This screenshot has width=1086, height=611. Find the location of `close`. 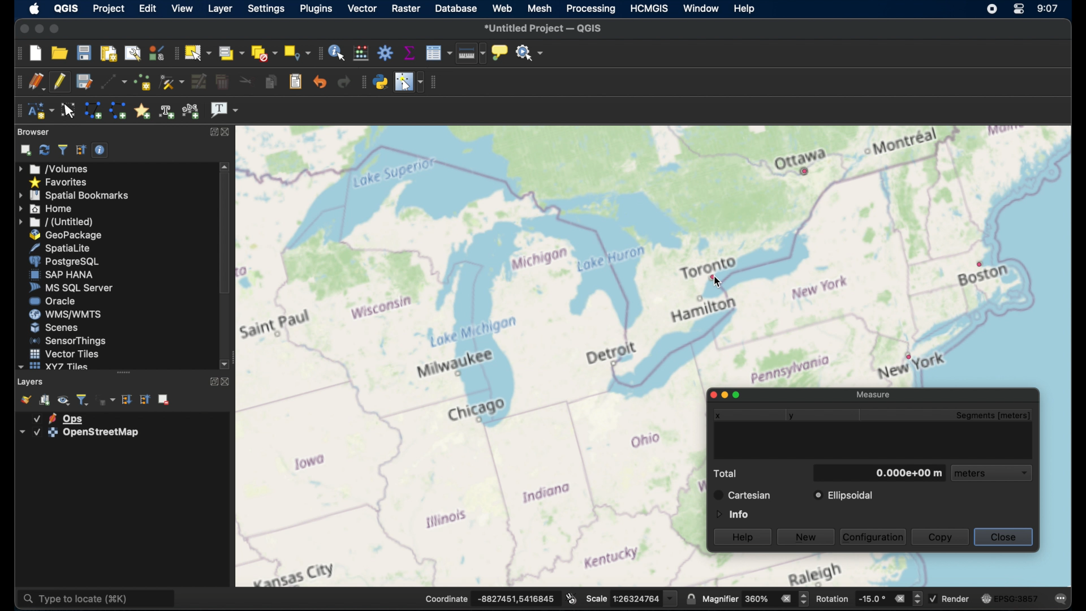

close is located at coordinates (23, 27).